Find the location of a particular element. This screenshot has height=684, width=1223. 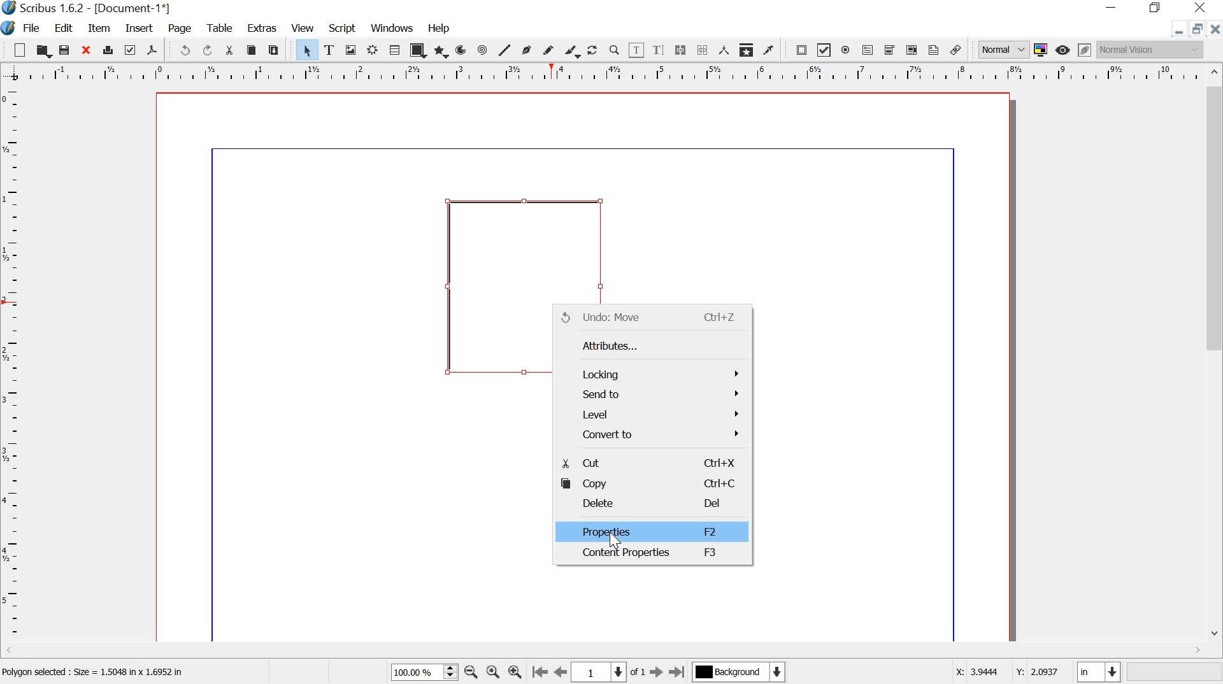

calligraphic line is located at coordinates (573, 52).